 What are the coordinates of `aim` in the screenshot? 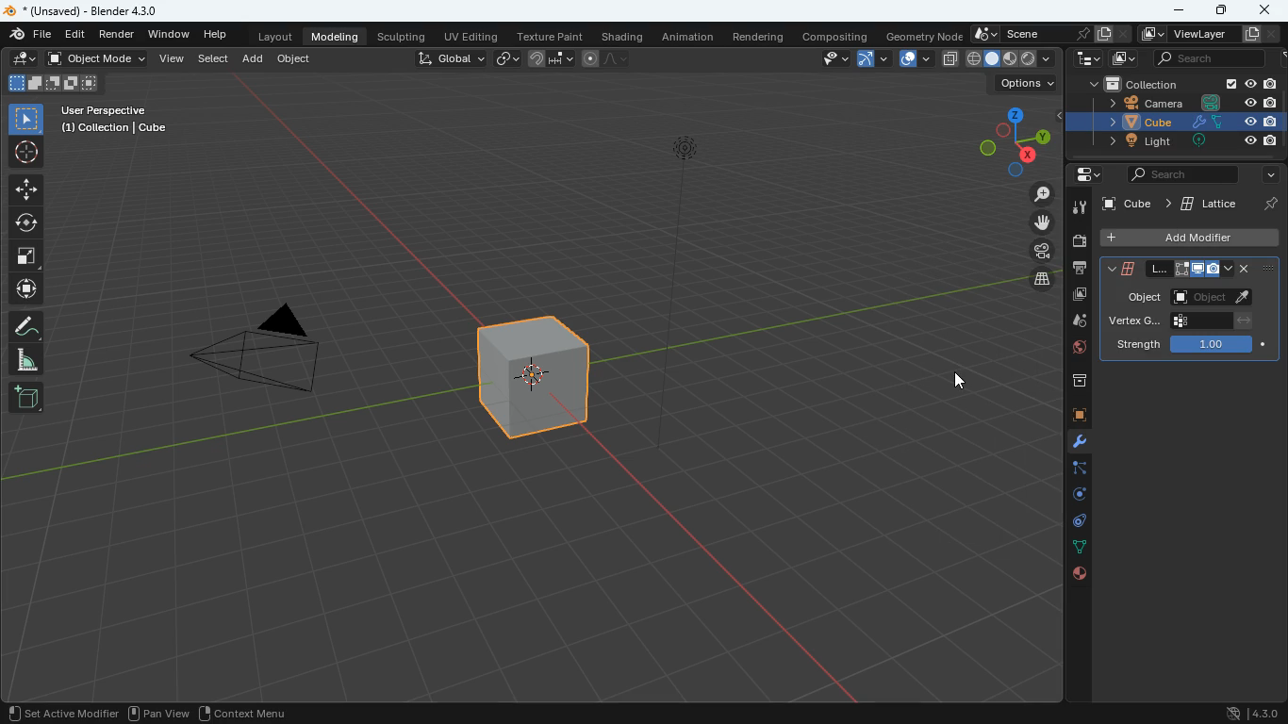 It's located at (25, 152).